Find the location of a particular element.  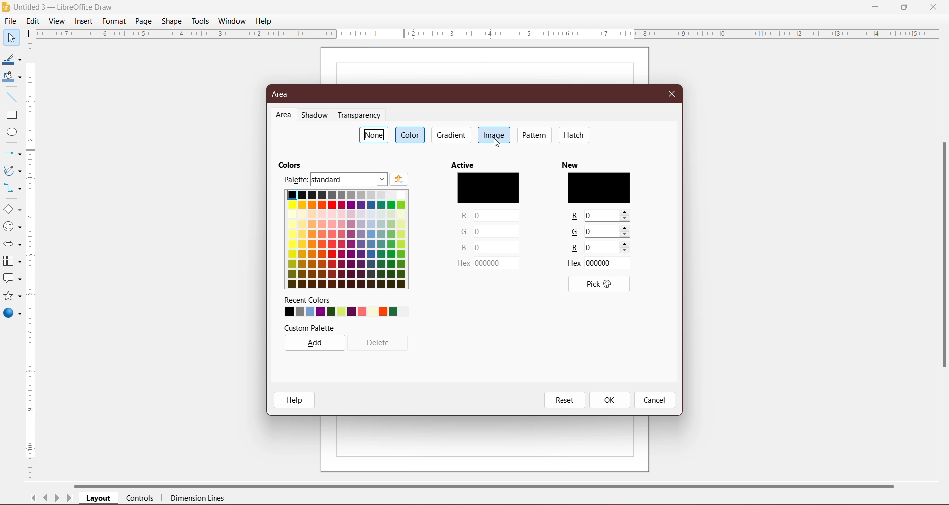

Page is located at coordinates (143, 21).